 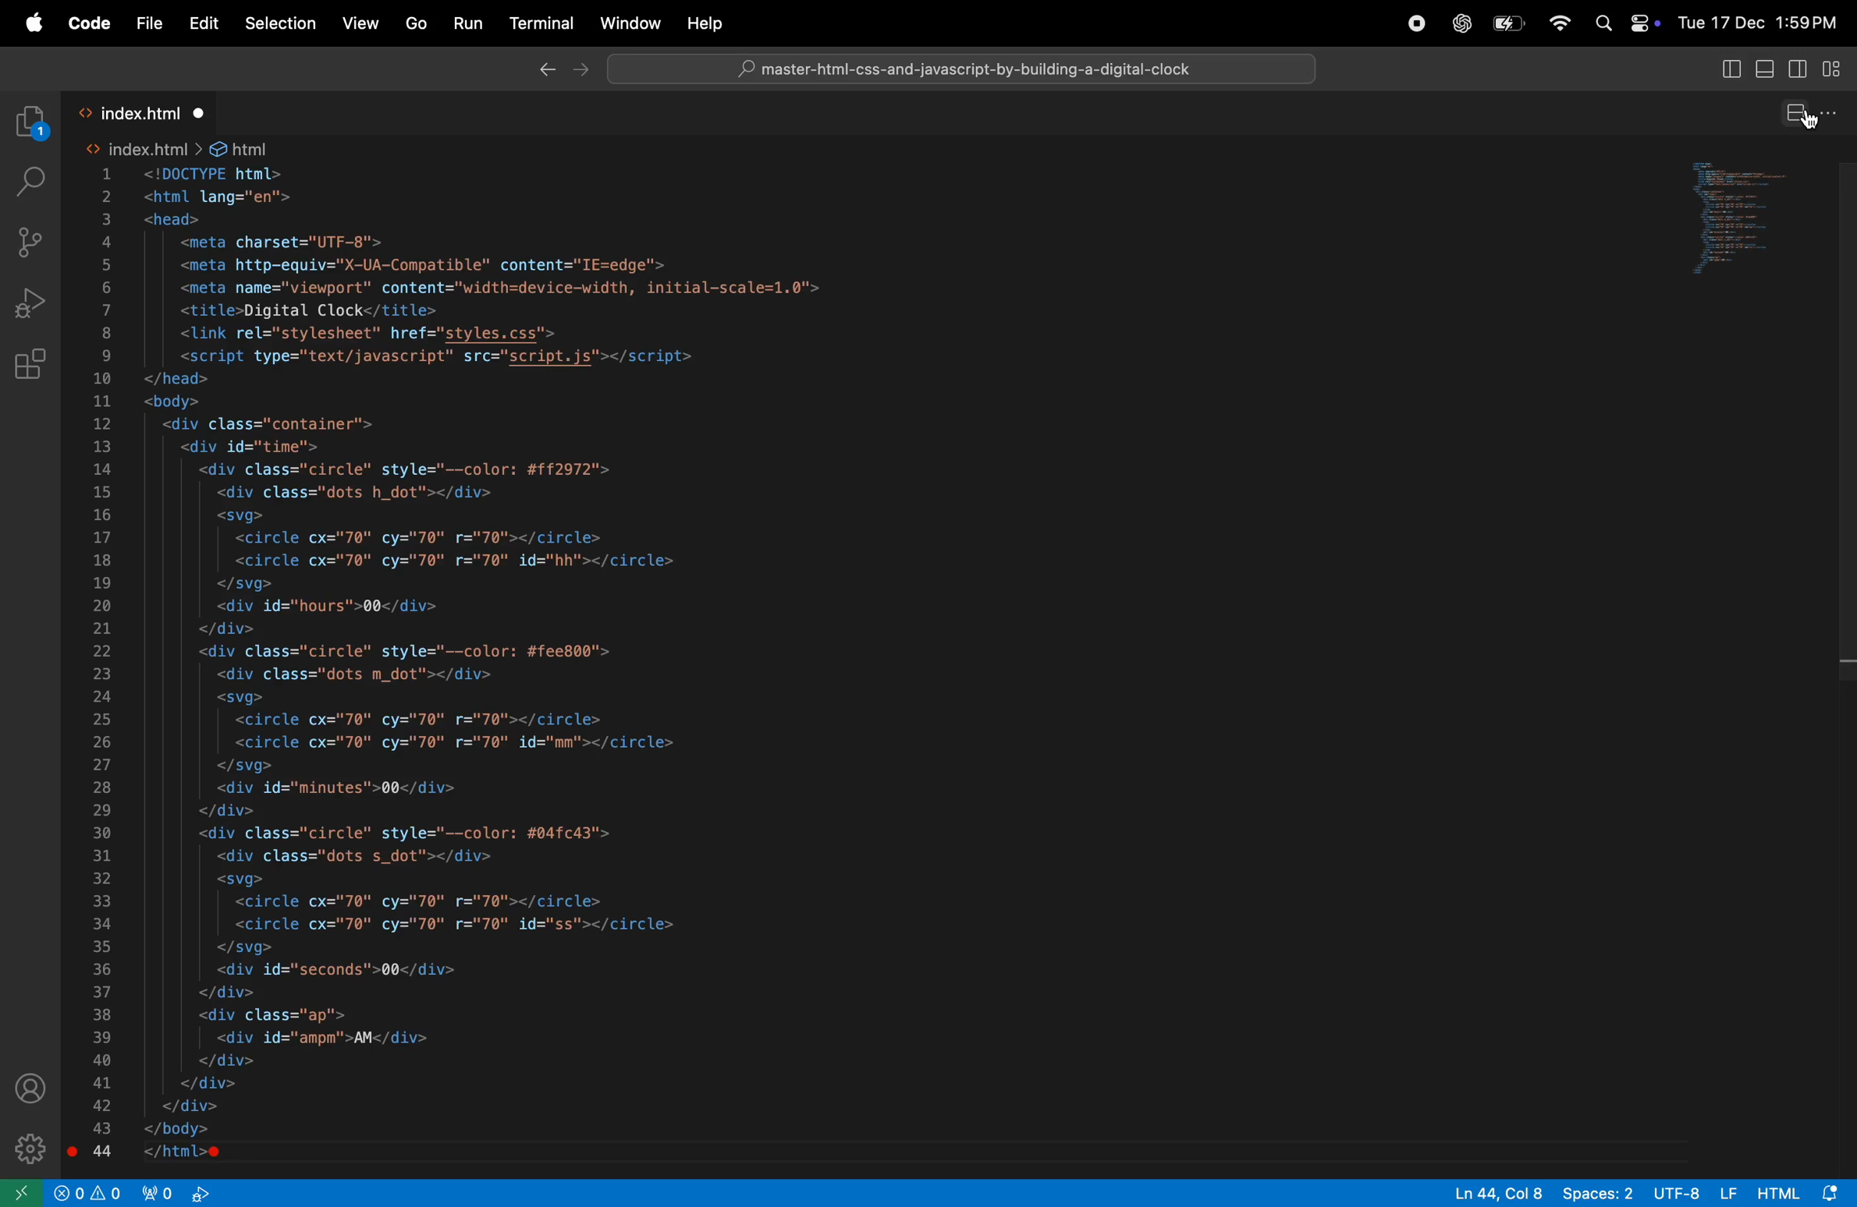 I want to click on profile, so click(x=29, y=1087).